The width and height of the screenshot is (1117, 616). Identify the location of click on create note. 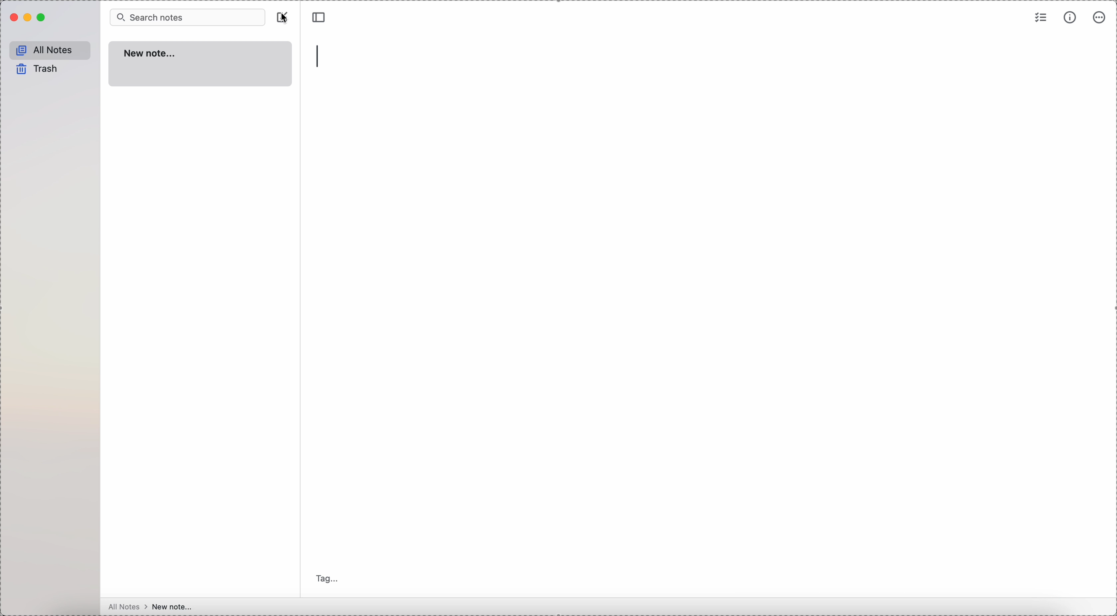
(284, 18).